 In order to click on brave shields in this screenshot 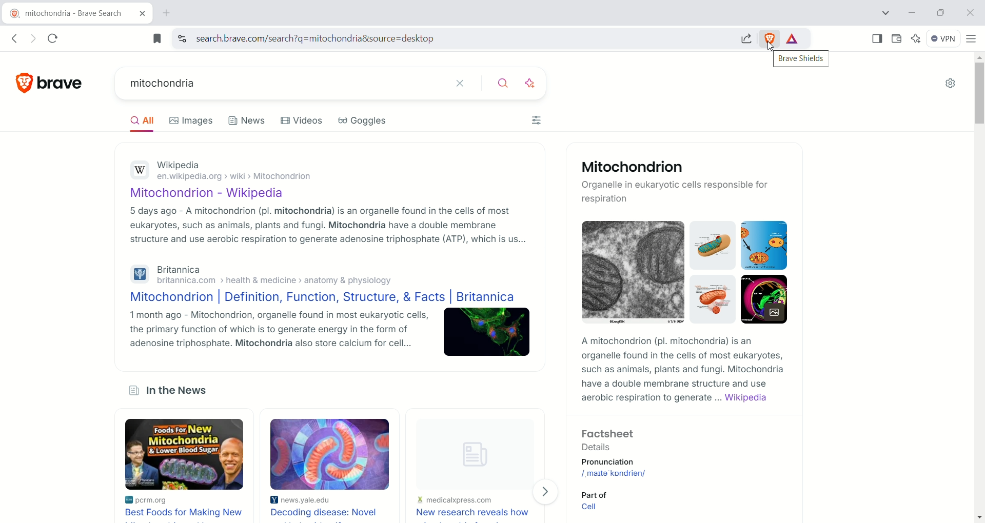, I will do `click(803, 59)`.